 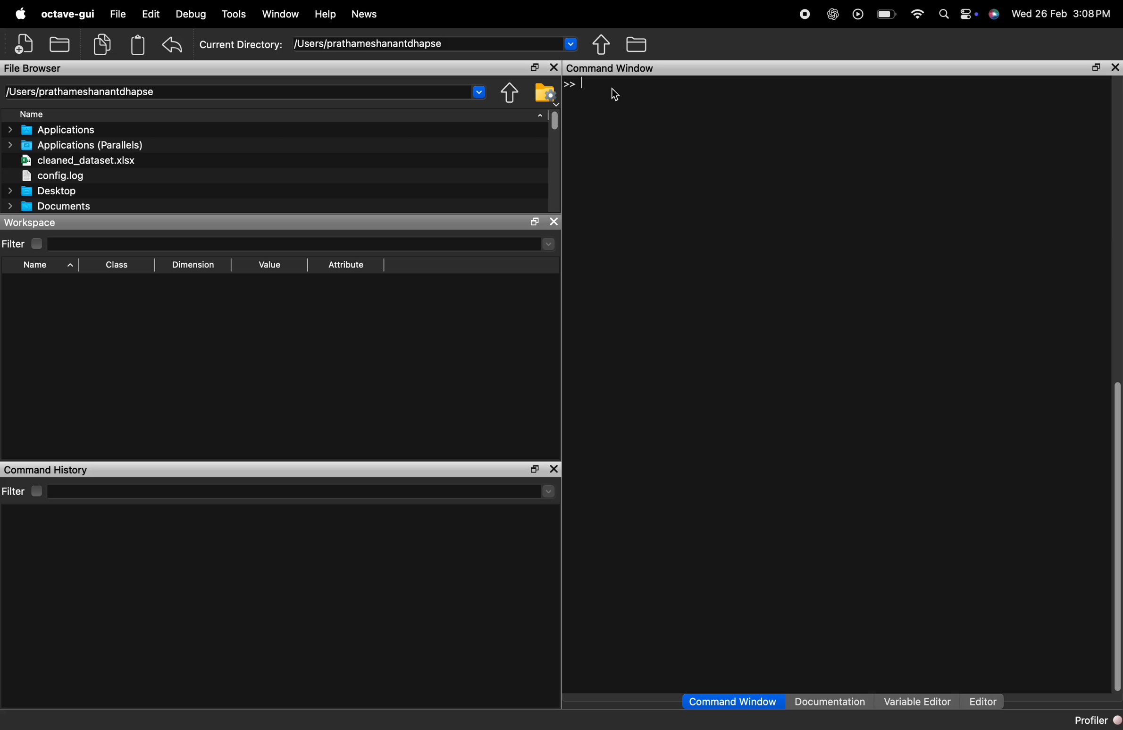 What do you see at coordinates (508, 93) in the screenshot?
I see `Directory settings` at bounding box center [508, 93].